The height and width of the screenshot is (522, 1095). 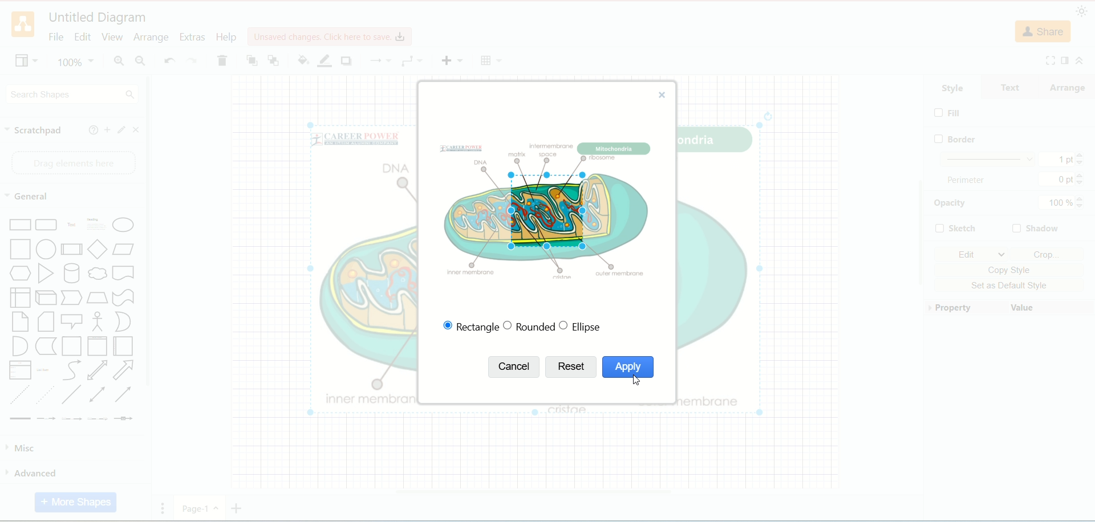 What do you see at coordinates (583, 327) in the screenshot?
I see `ellipse` at bounding box center [583, 327].